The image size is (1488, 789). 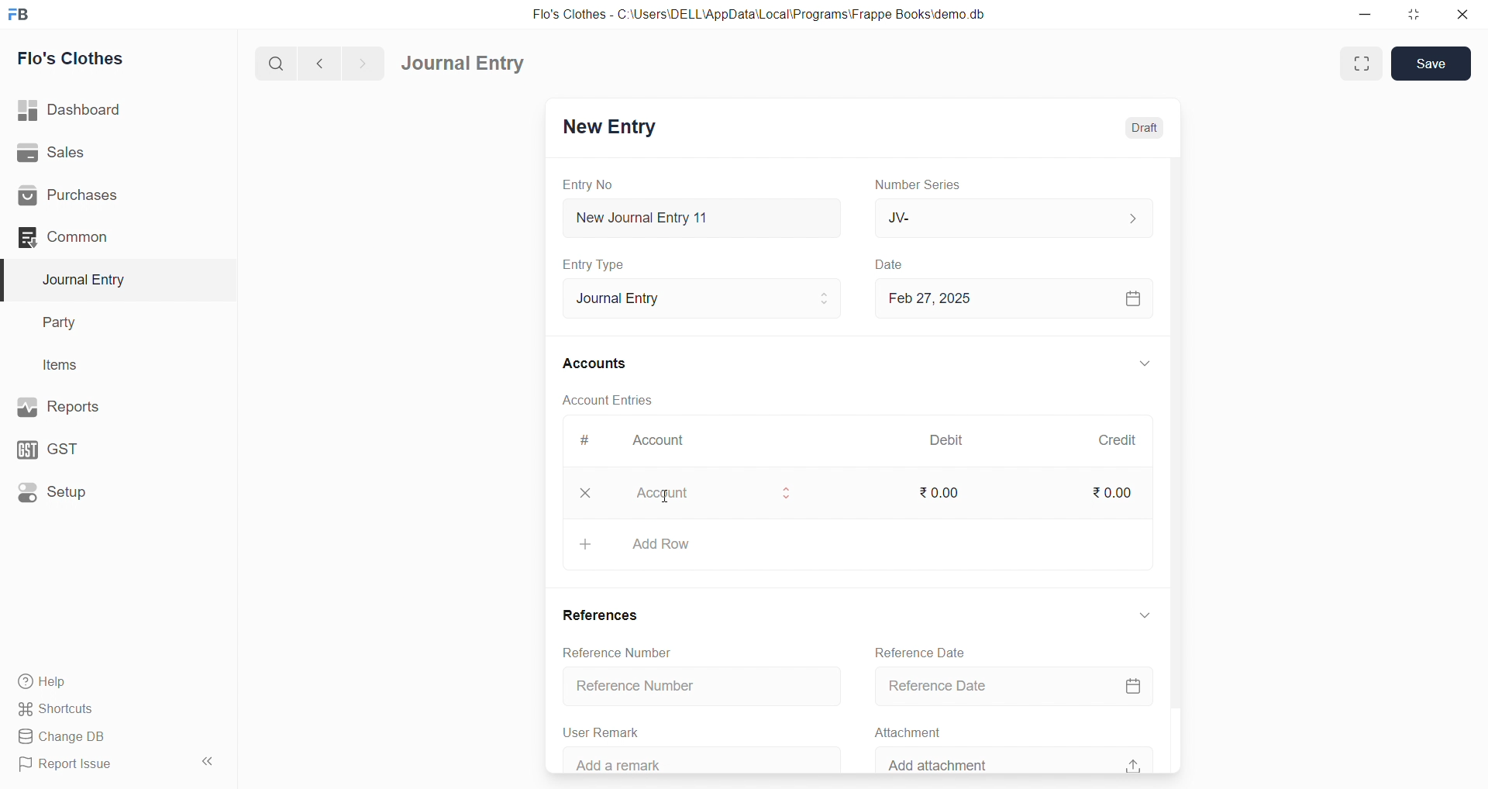 What do you see at coordinates (322, 64) in the screenshot?
I see `navigate backward` at bounding box center [322, 64].